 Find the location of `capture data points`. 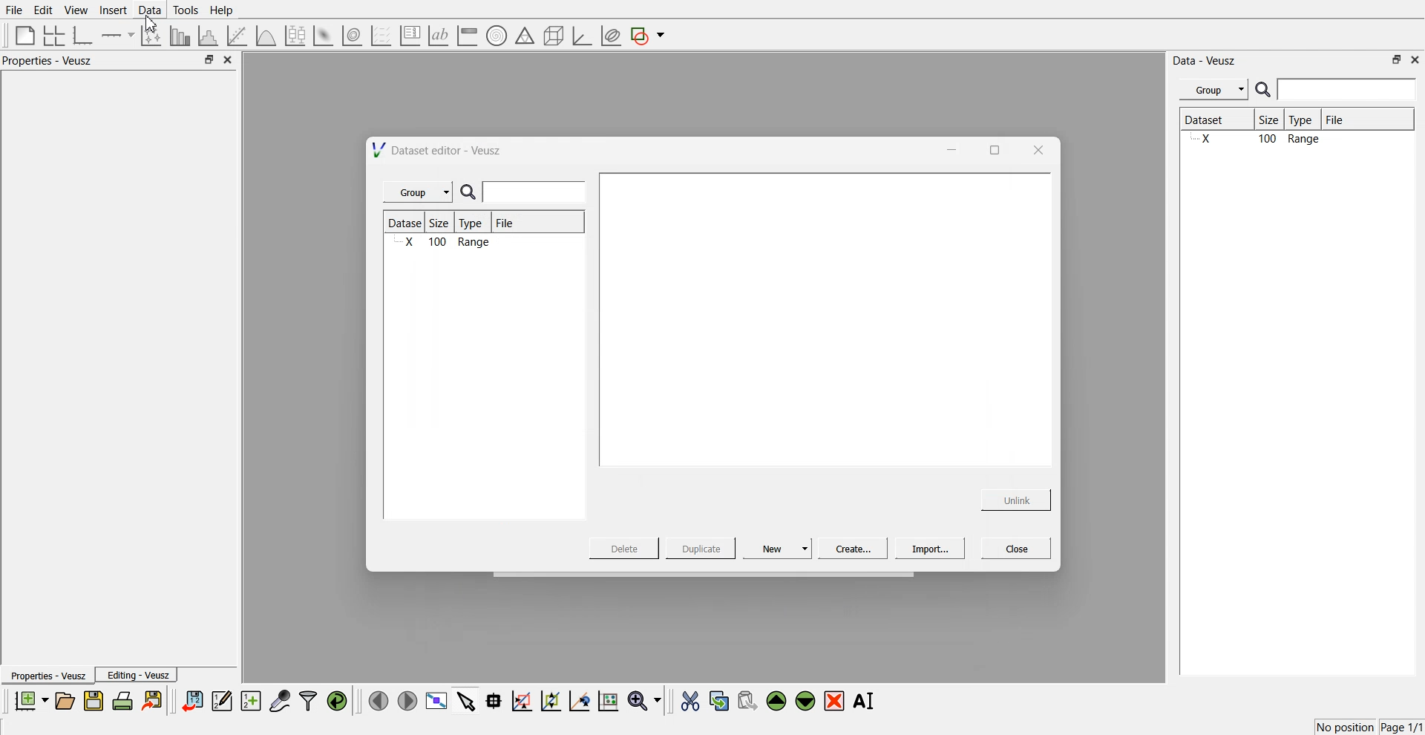

capture data points is located at coordinates (281, 702).